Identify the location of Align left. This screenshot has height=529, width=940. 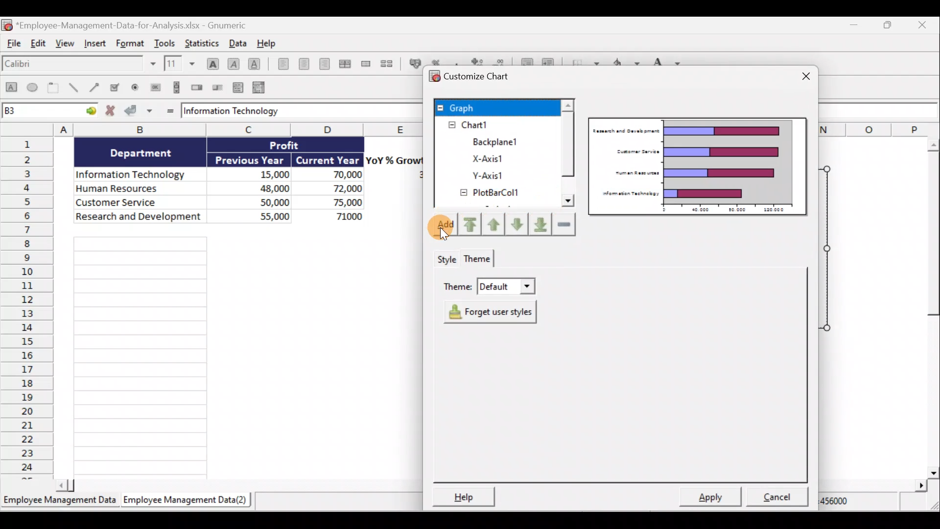
(282, 64).